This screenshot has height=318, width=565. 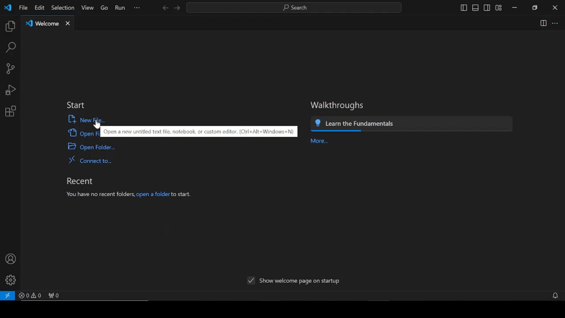 I want to click on source control, so click(x=10, y=69).